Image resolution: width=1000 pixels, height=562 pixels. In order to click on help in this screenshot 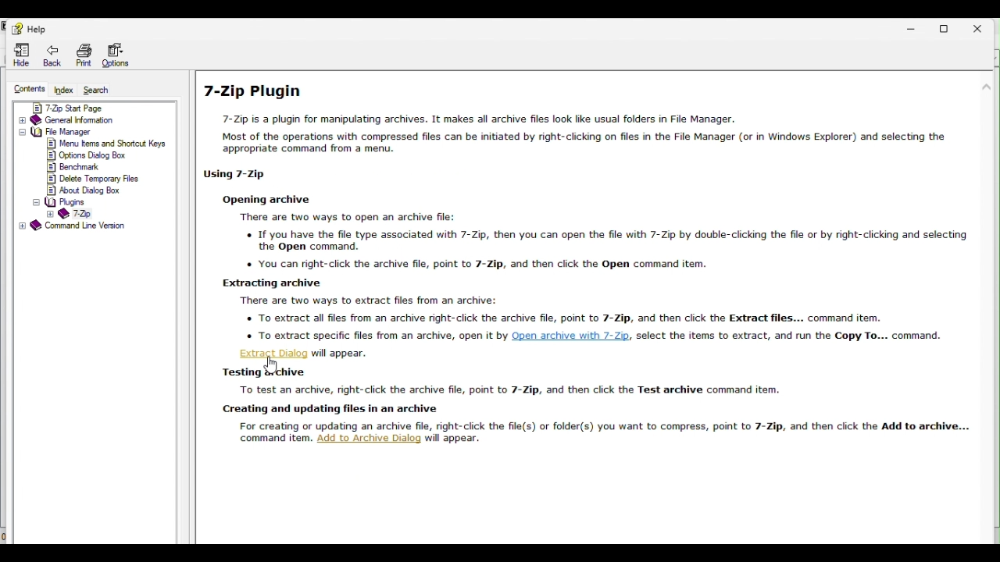, I will do `click(27, 28)`.